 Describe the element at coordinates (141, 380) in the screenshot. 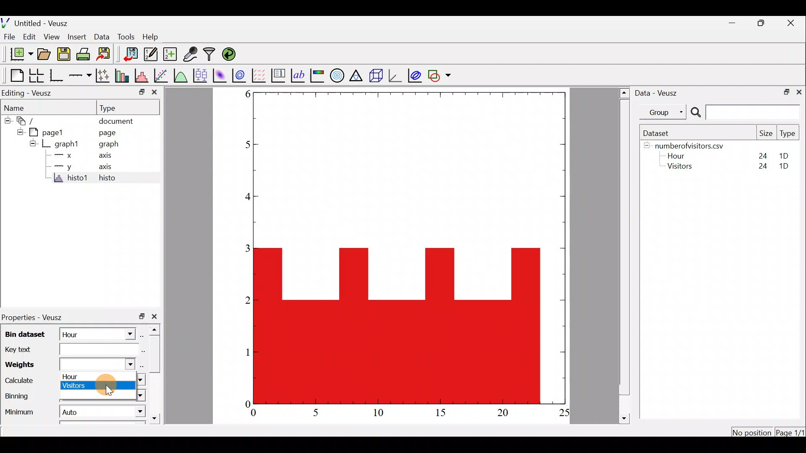

I see `calculate dropdown` at that location.